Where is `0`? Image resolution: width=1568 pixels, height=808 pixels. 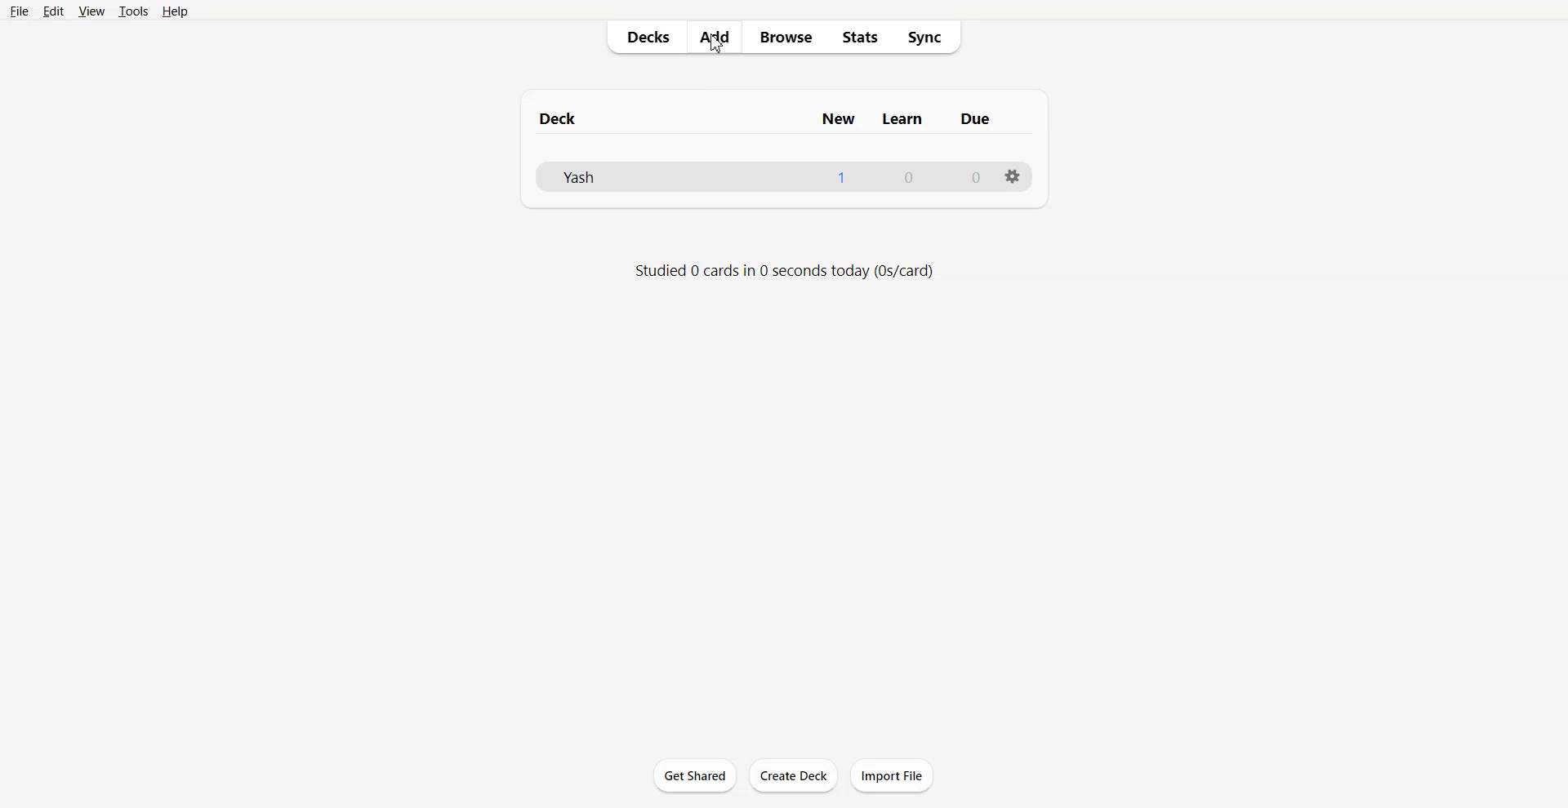
0 is located at coordinates (910, 178).